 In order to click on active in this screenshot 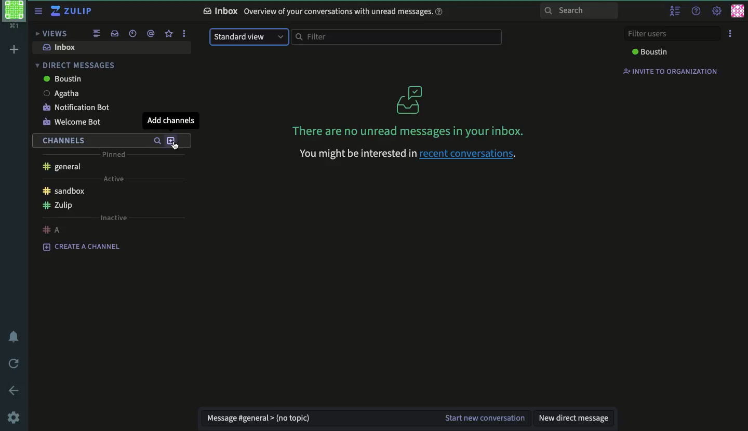, I will do `click(111, 178)`.